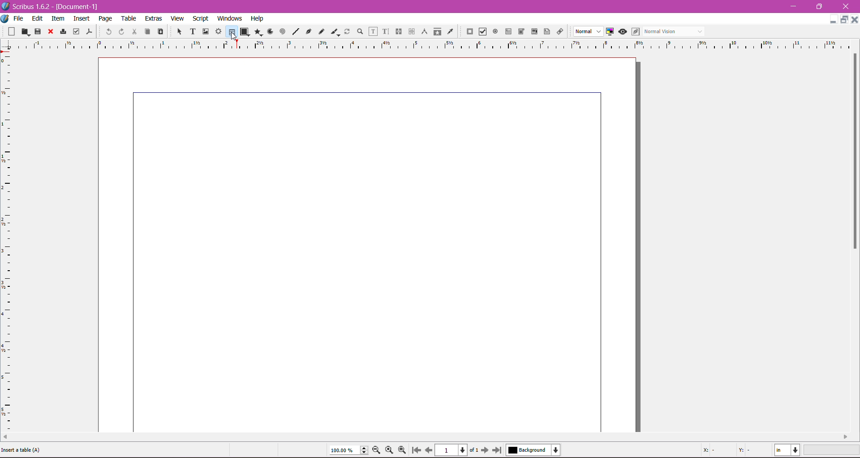 This screenshot has height=458, width=860. I want to click on Windows, so click(228, 18).